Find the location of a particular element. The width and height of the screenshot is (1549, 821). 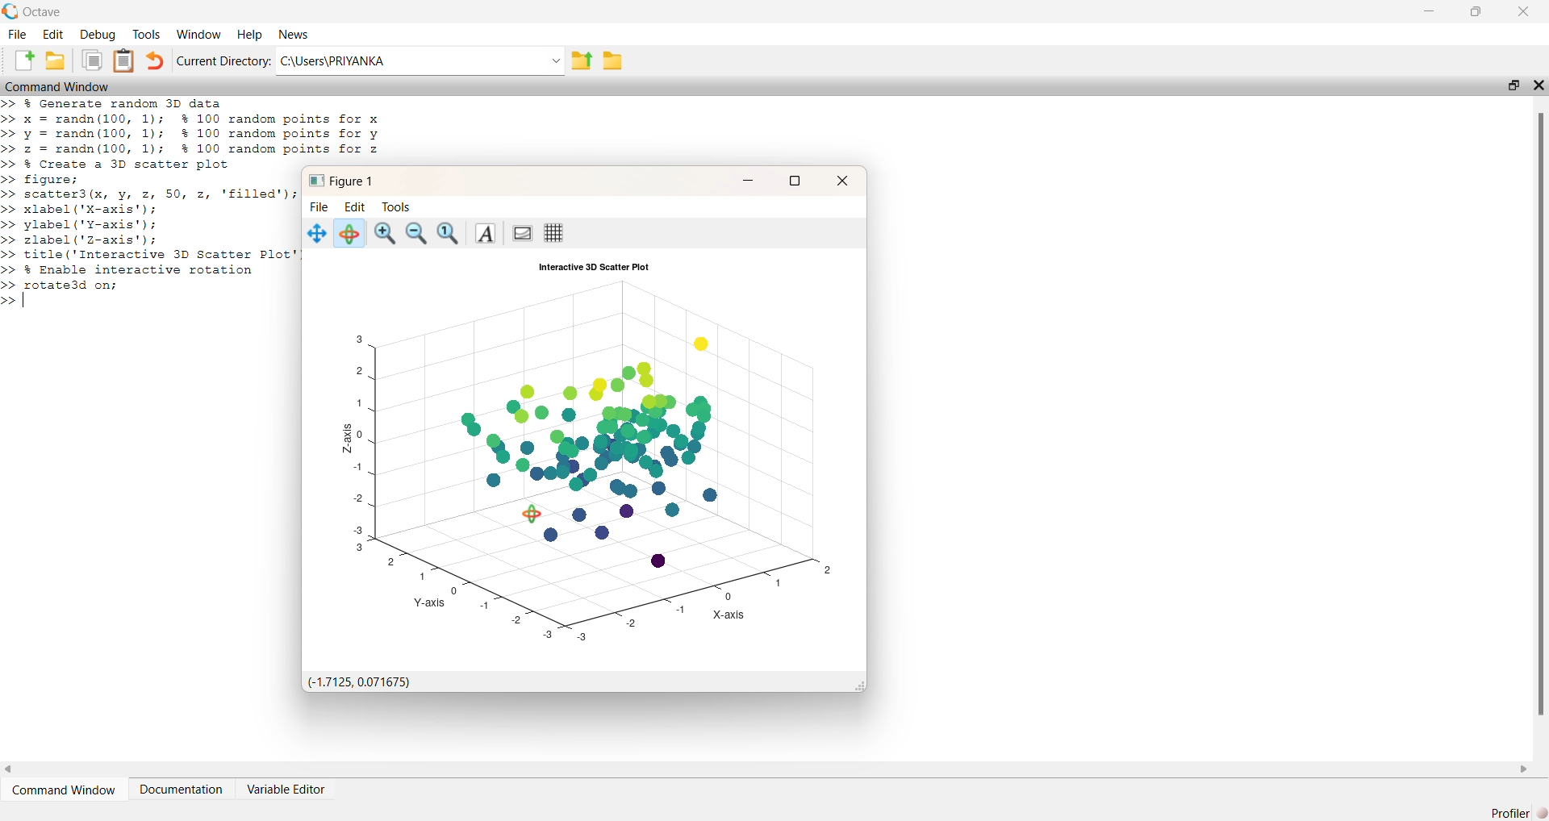

Profiler is located at coordinates (1518, 811).